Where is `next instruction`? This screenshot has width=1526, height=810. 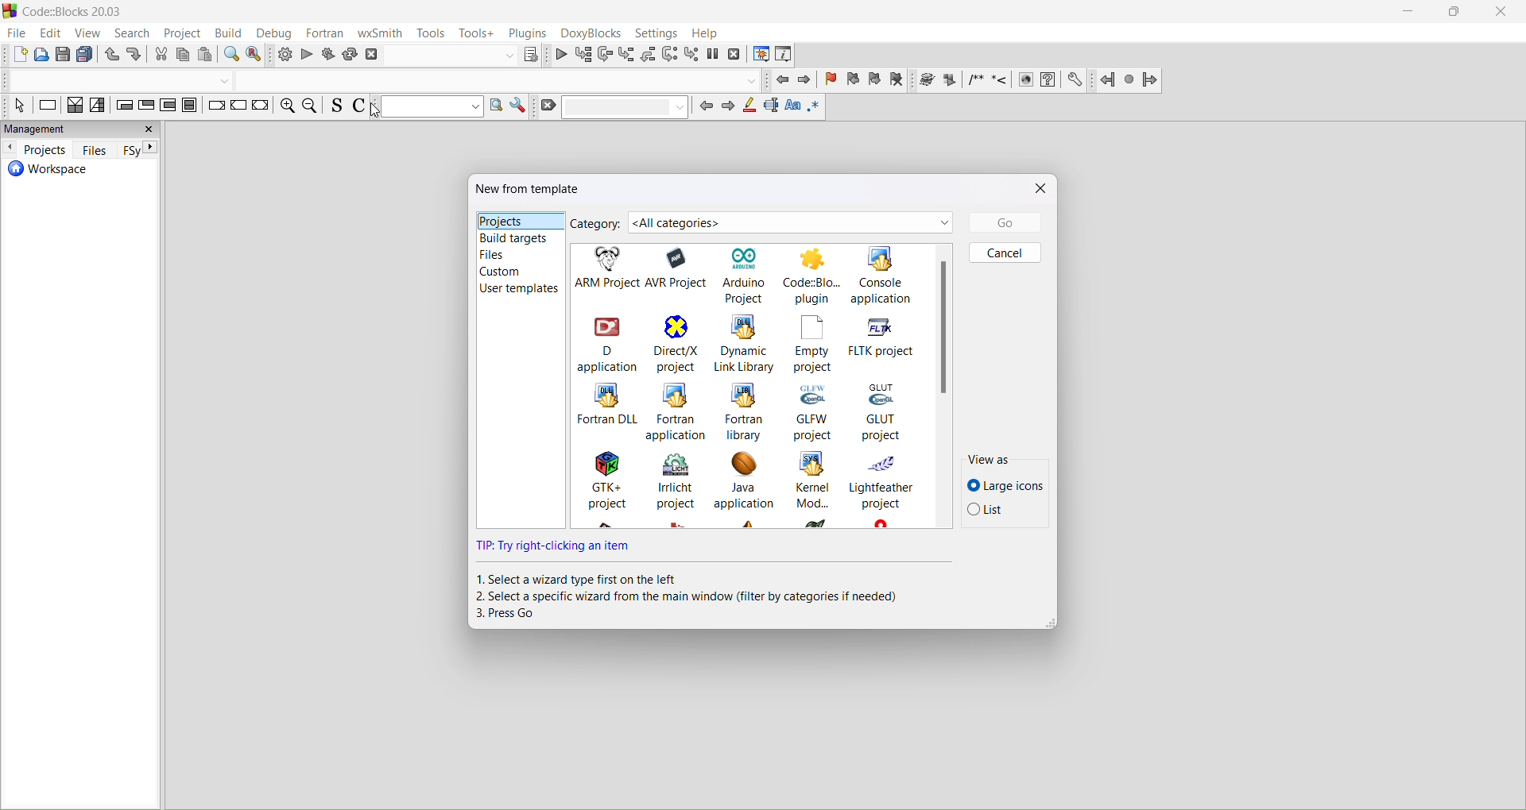
next instruction is located at coordinates (670, 55).